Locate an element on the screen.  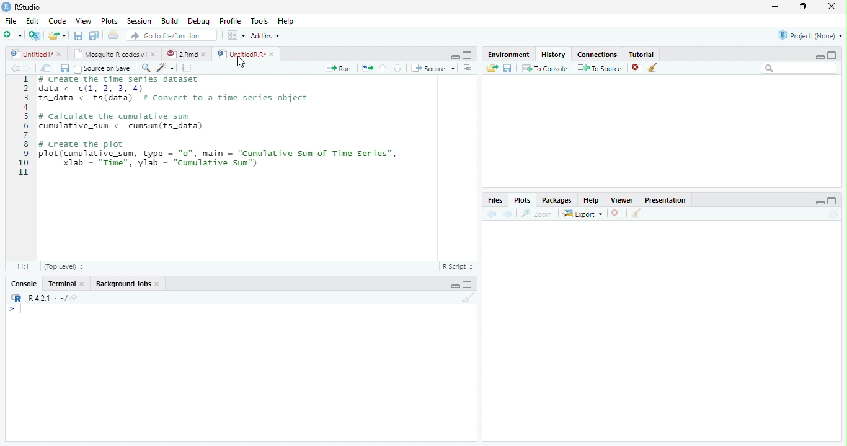
View is located at coordinates (83, 20).